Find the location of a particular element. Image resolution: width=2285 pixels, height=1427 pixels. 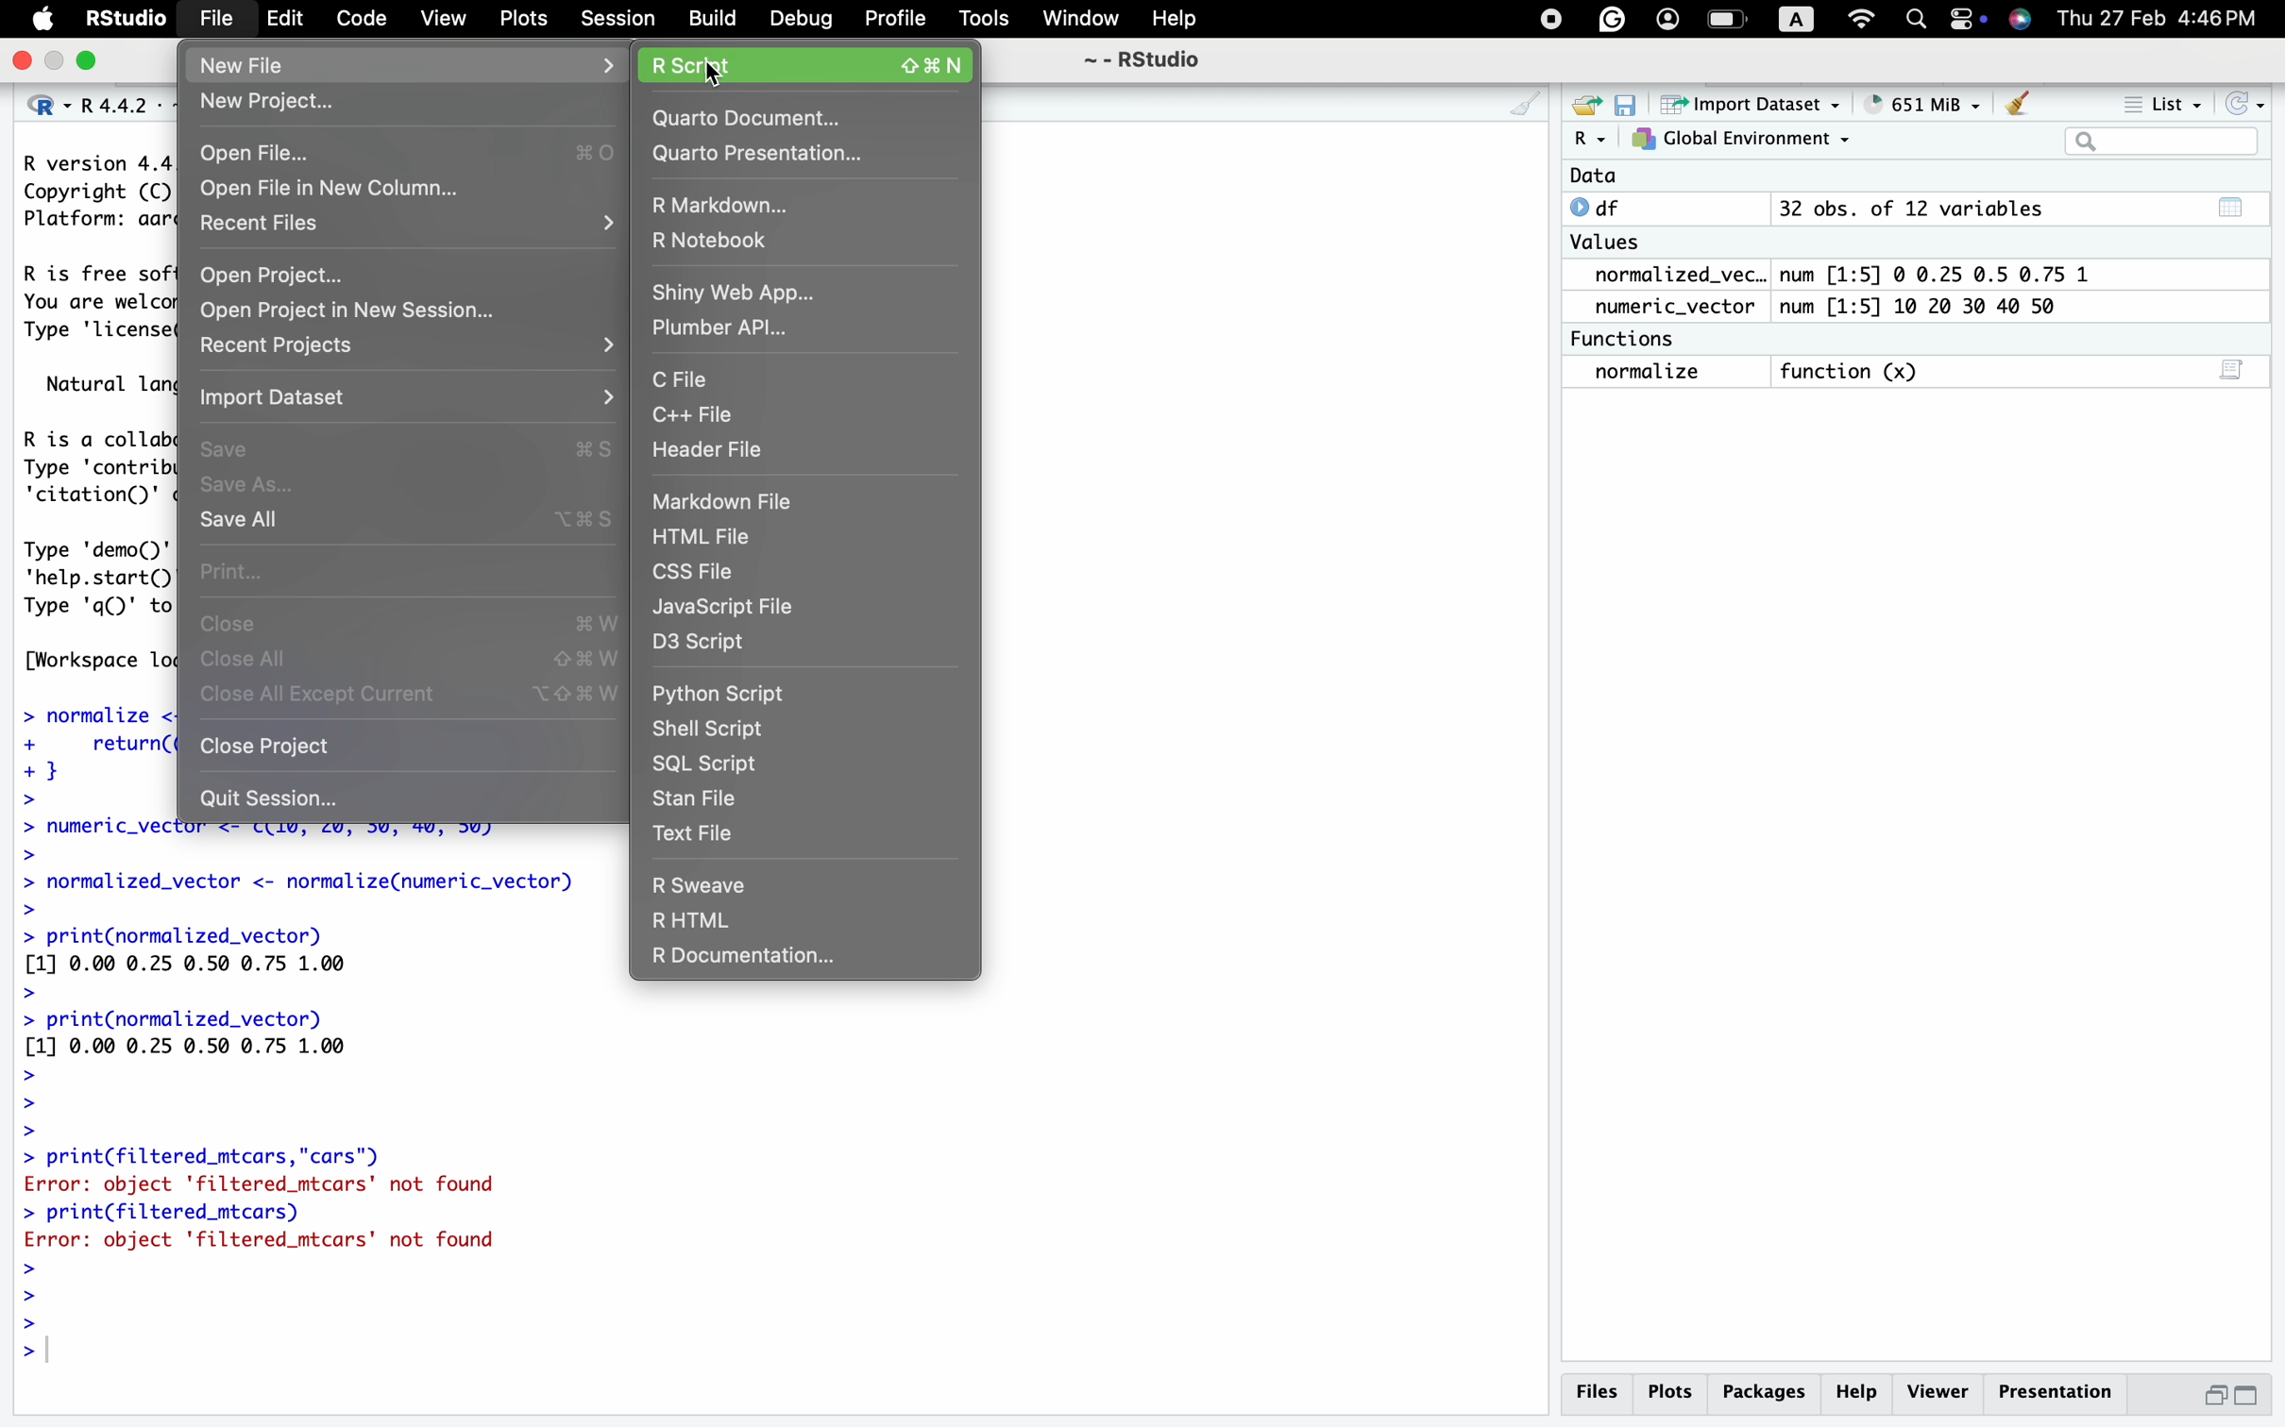

utility is located at coordinates (2019, 19).